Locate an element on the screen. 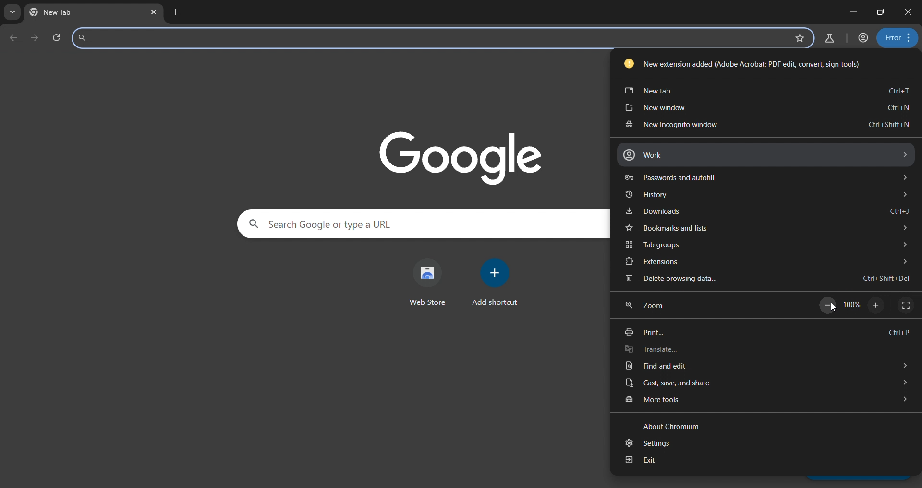  go forward one page is located at coordinates (36, 36).